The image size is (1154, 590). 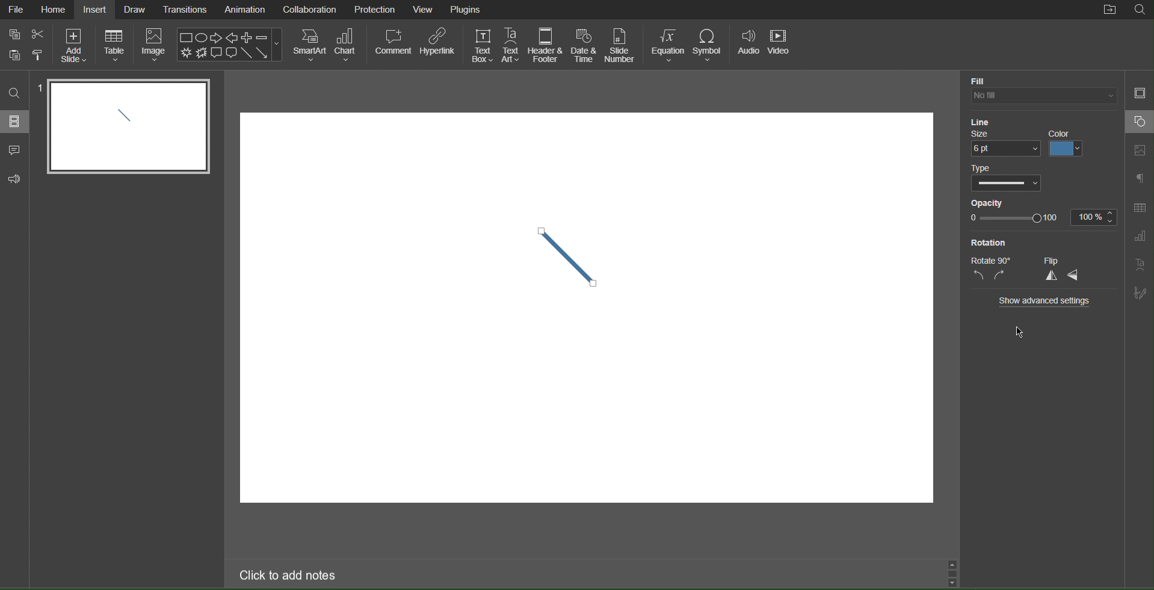 What do you see at coordinates (155, 47) in the screenshot?
I see `Image` at bounding box center [155, 47].